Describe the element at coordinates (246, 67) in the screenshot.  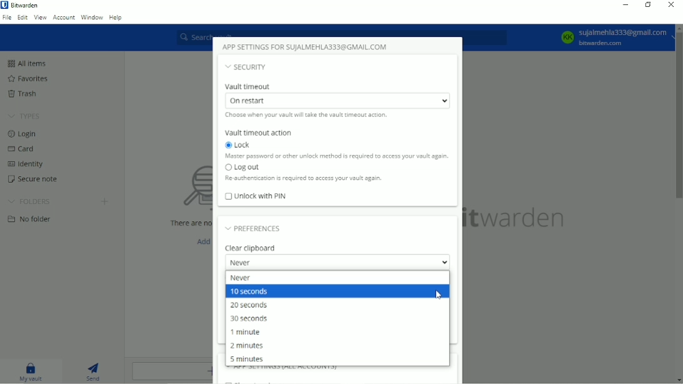
I see `Security` at that location.